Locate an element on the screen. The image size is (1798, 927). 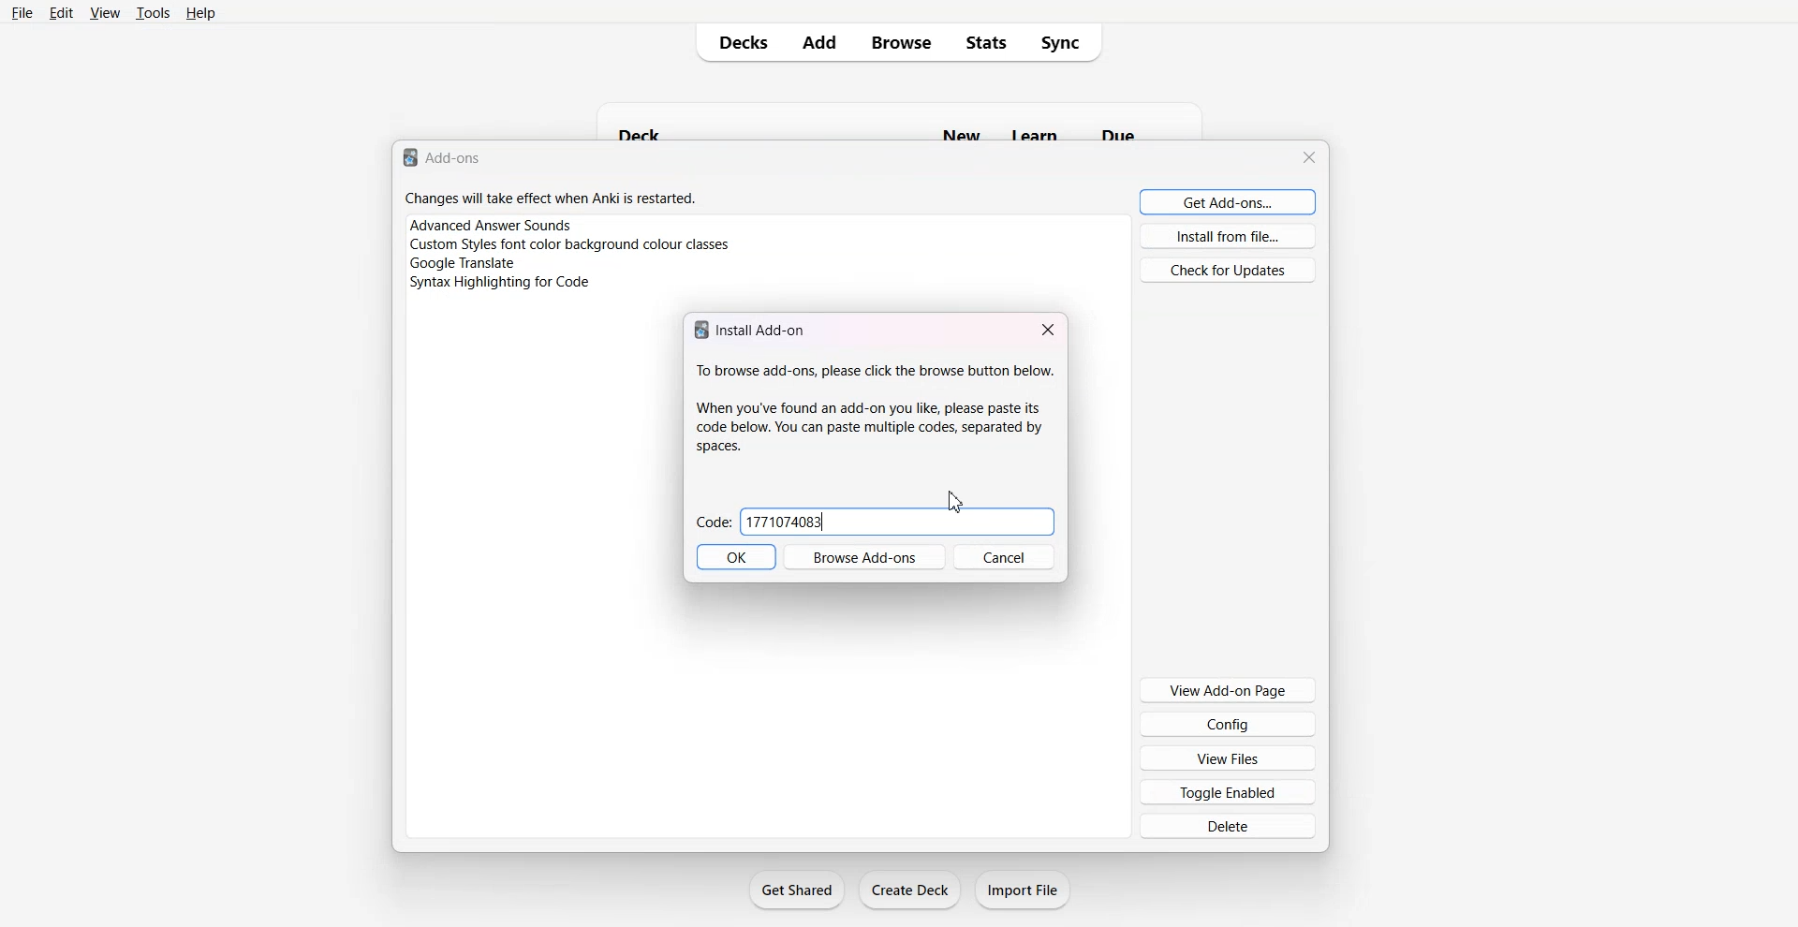
File is located at coordinates (22, 13).